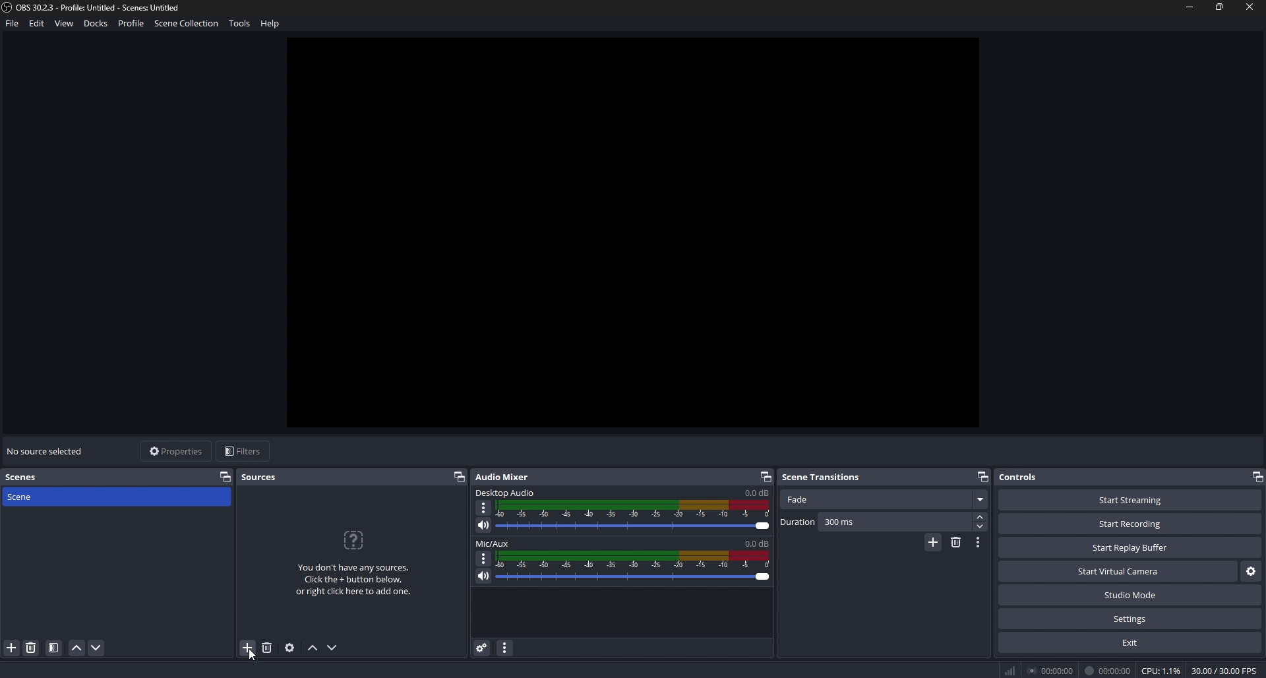 Image resolution: width=1266 pixels, height=678 pixels. What do you see at coordinates (1223, 671) in the screenshot?
I see `fps` at bounding box center [1223, 671].